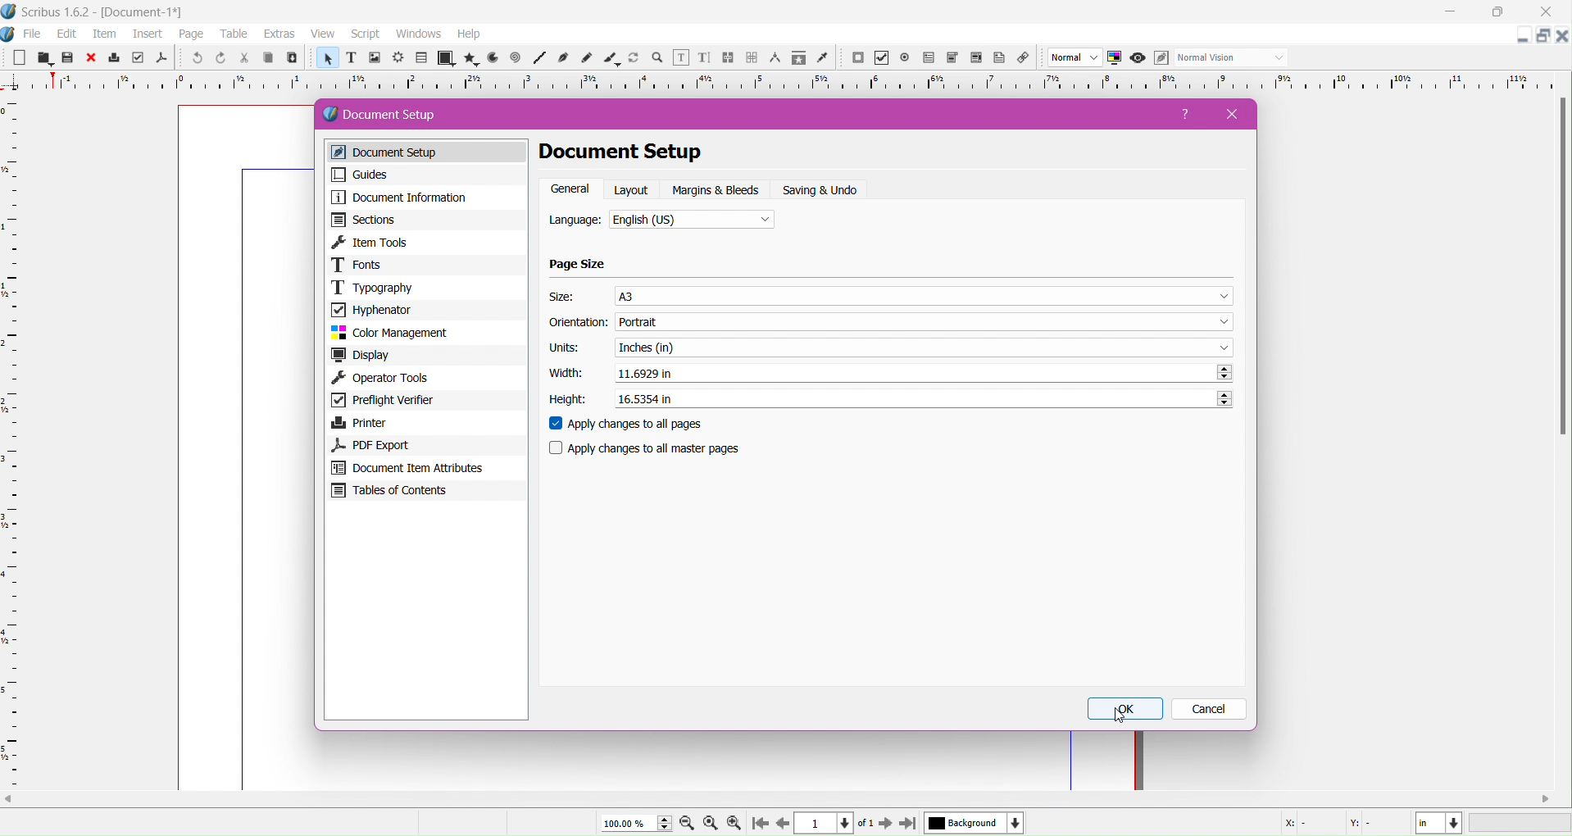 Image resolution: width=1572 pixels, height=836 pixels. I want to click on go to last page, so click(907, 825).